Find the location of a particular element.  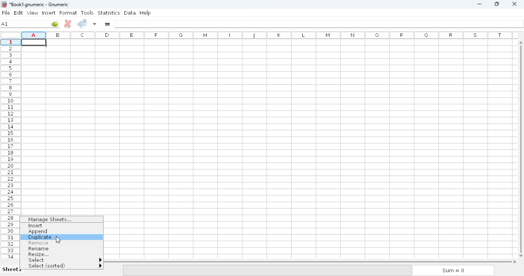

select is located at coordinates (64, 260).